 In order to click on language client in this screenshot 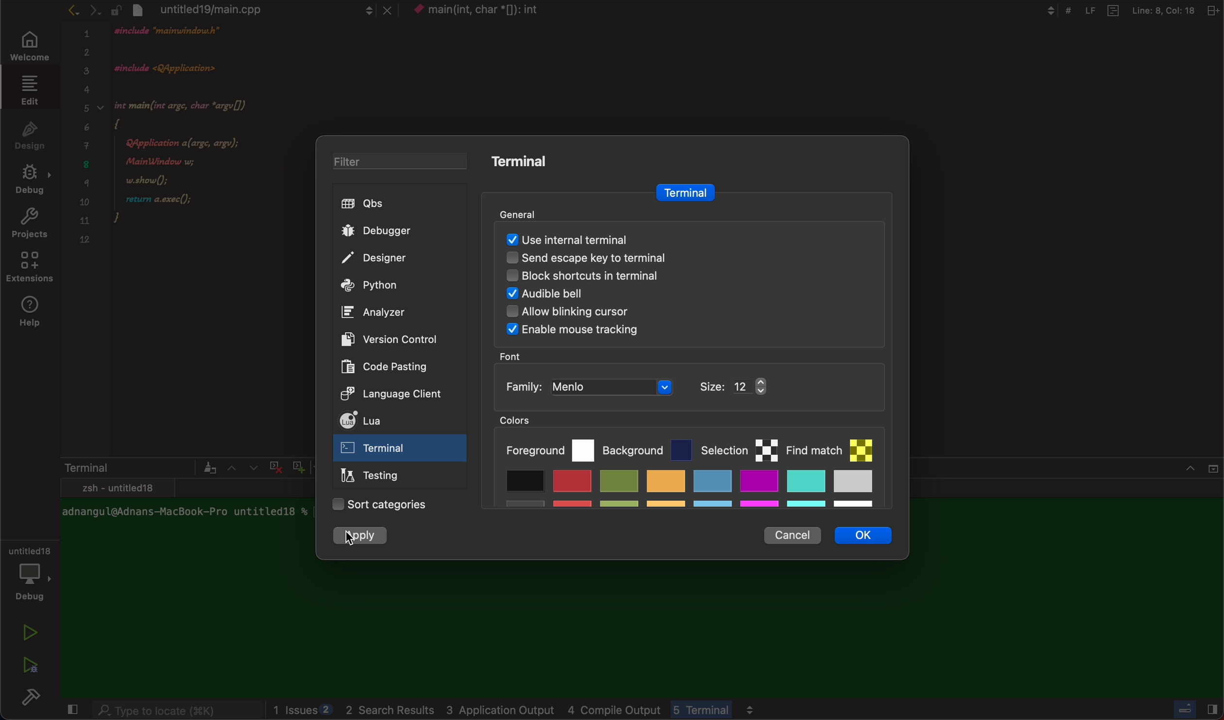, I will do `click(382, 393)`.